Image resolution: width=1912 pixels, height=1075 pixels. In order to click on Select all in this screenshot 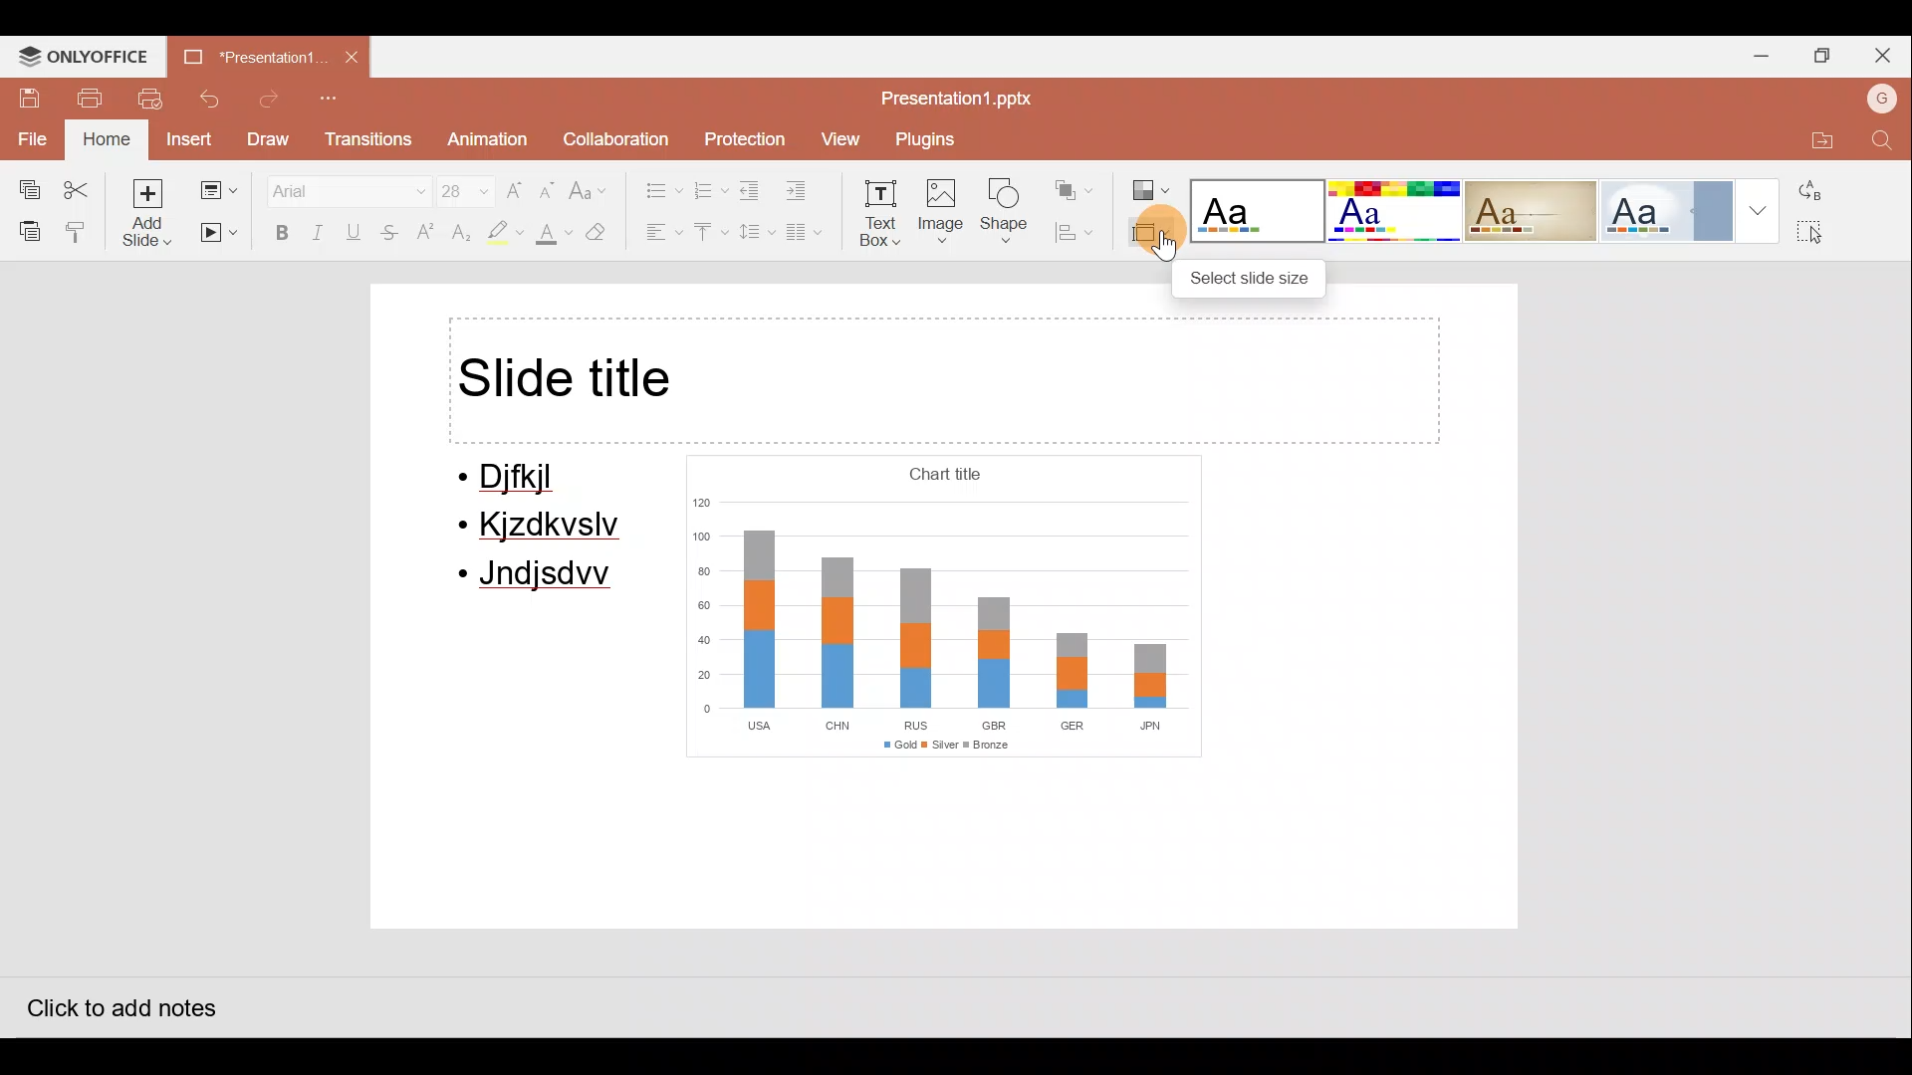, I will do `click(1827, 234)`.